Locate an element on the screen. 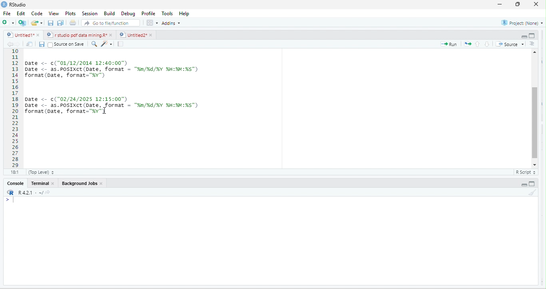 This screenshot has height=289, width=546. go to next section/chunk is located at coordinates (487, 44).